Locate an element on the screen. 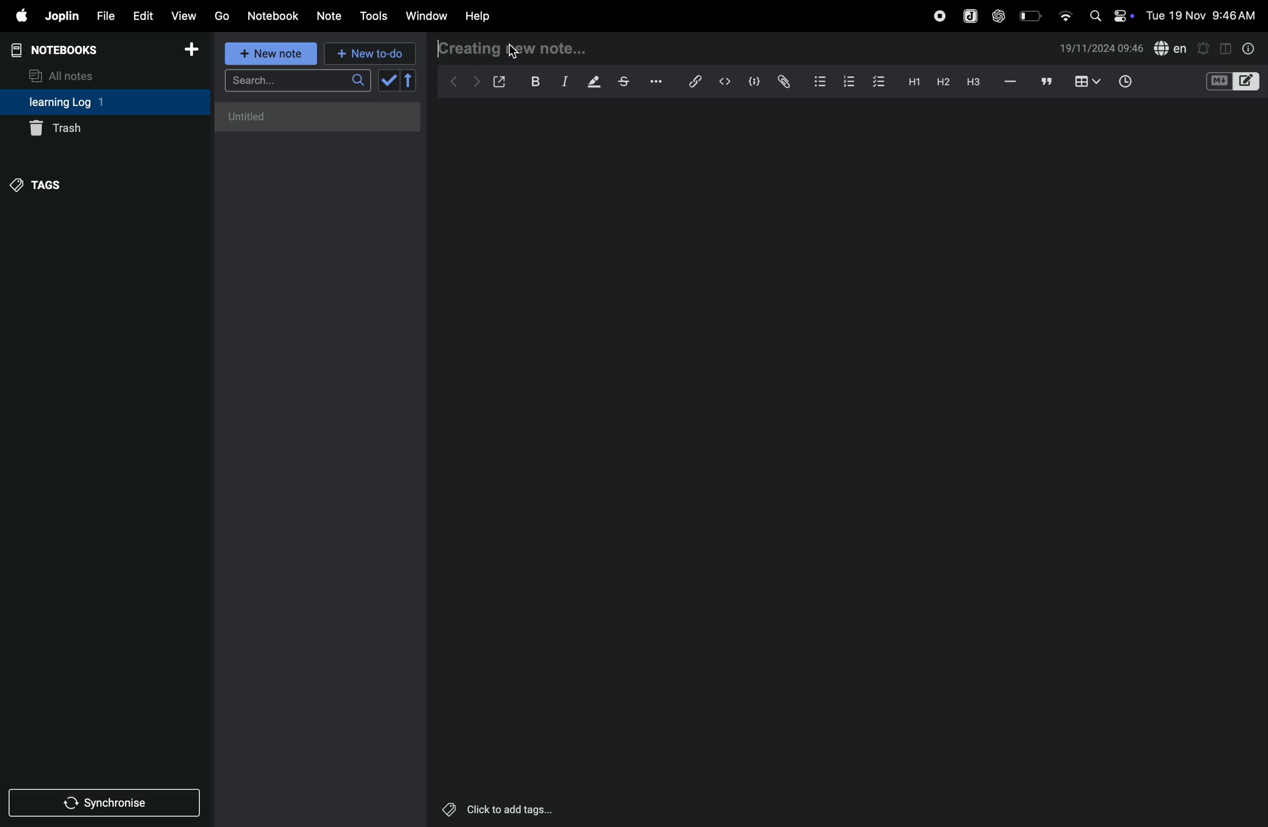 The width and height of the screenshot is (1268, 827). add time is located at coordinates (1137, 83).